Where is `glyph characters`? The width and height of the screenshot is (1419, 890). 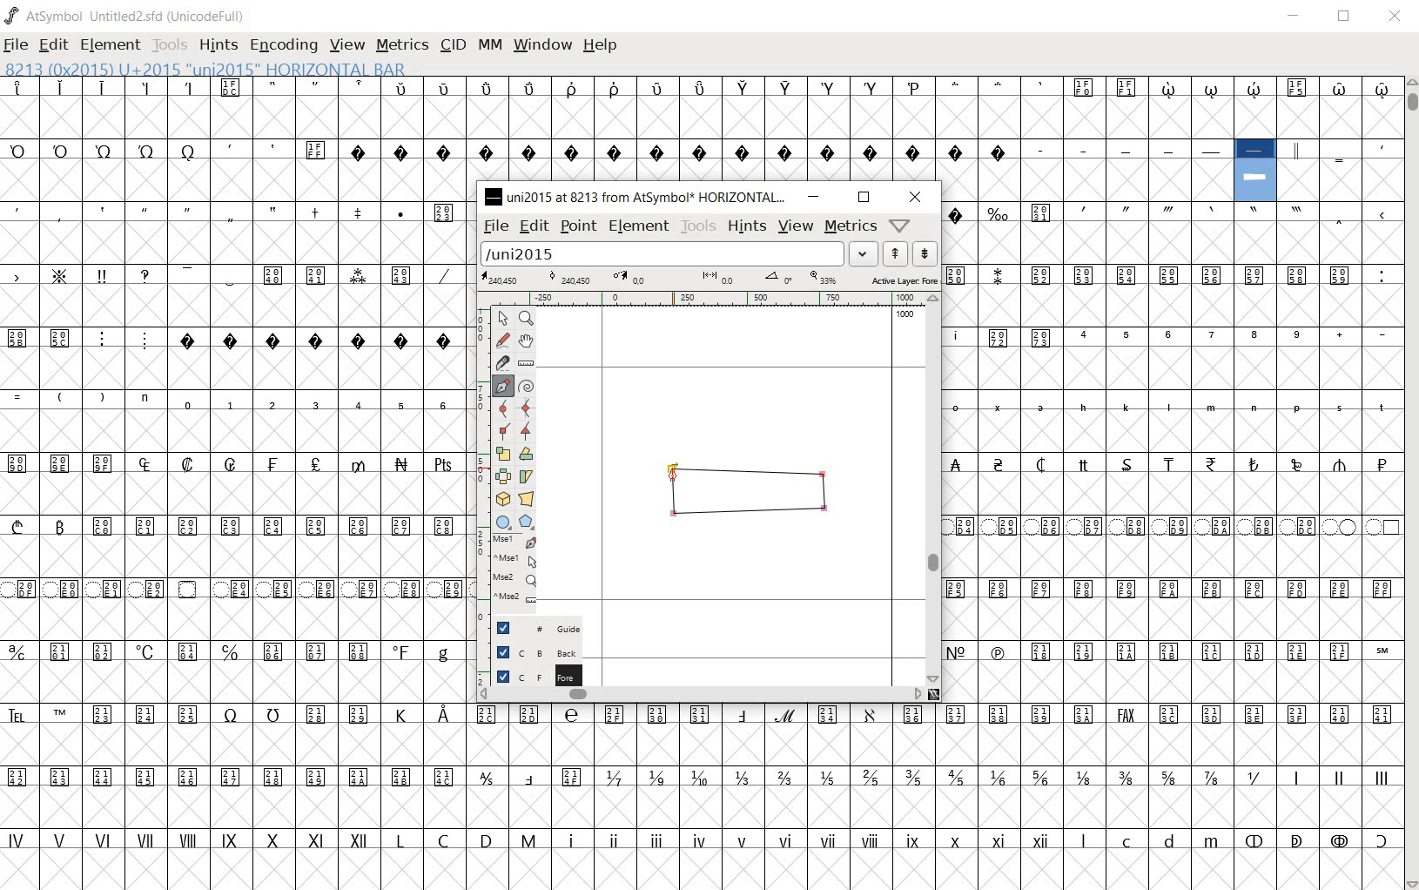
glyph characters is located at coordinates (951, 108).